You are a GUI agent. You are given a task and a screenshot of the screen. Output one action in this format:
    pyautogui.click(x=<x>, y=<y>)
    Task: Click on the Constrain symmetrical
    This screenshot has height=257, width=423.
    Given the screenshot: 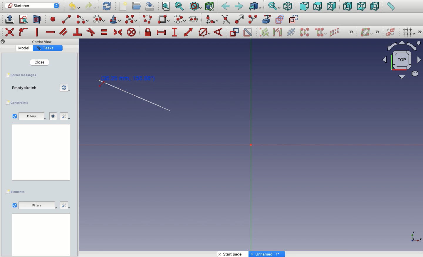 What is the action you would take?
    pyautogui.click(x=118, y=32)
    